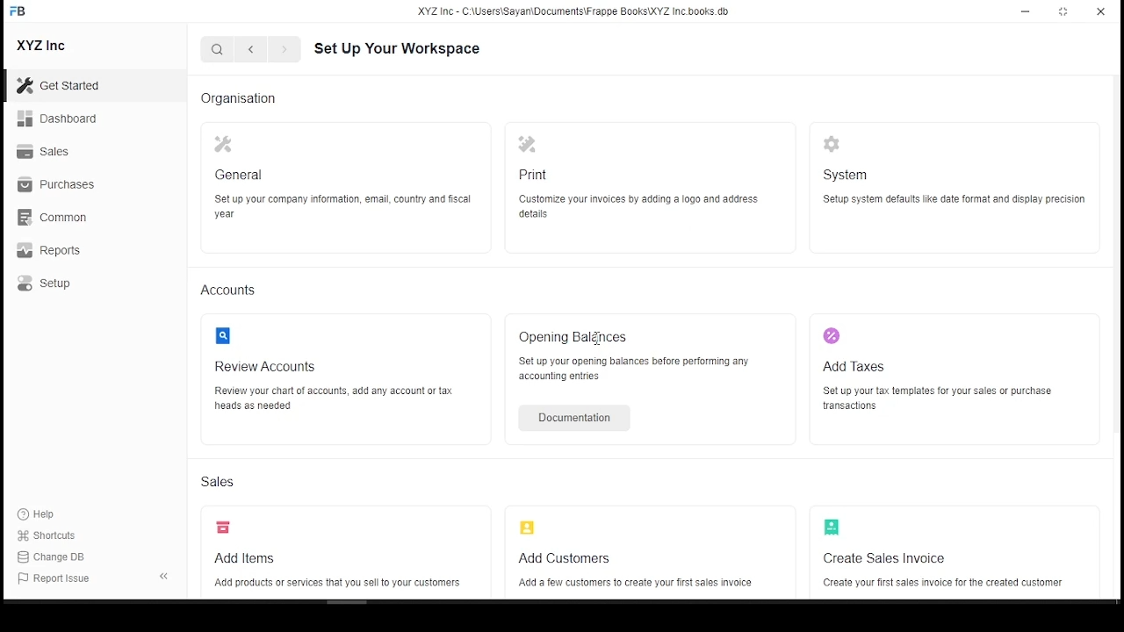 The image size is (1124, 632). I want to click on accounts, so click(238, 290).